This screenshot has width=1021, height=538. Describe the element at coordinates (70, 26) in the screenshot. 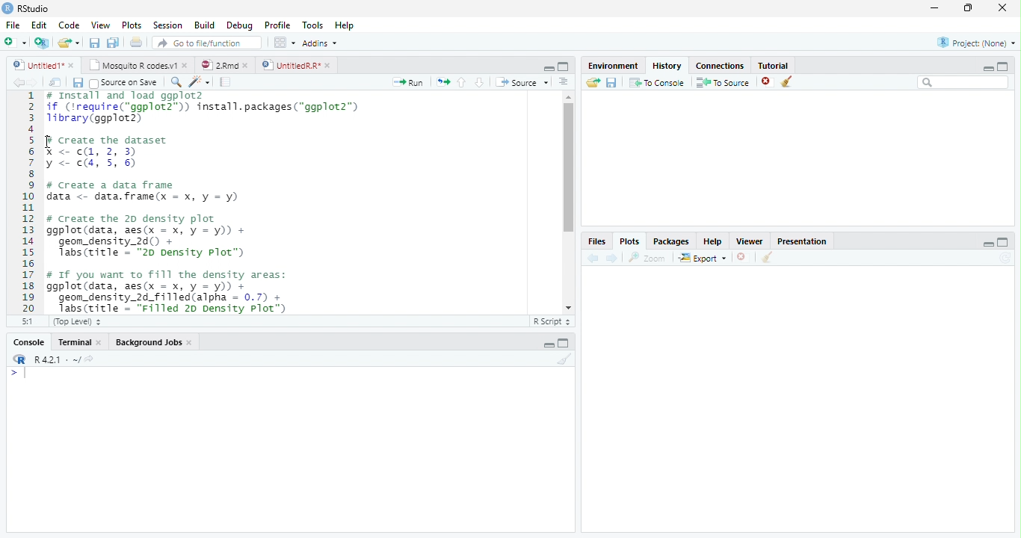

I see `Code` at that location.